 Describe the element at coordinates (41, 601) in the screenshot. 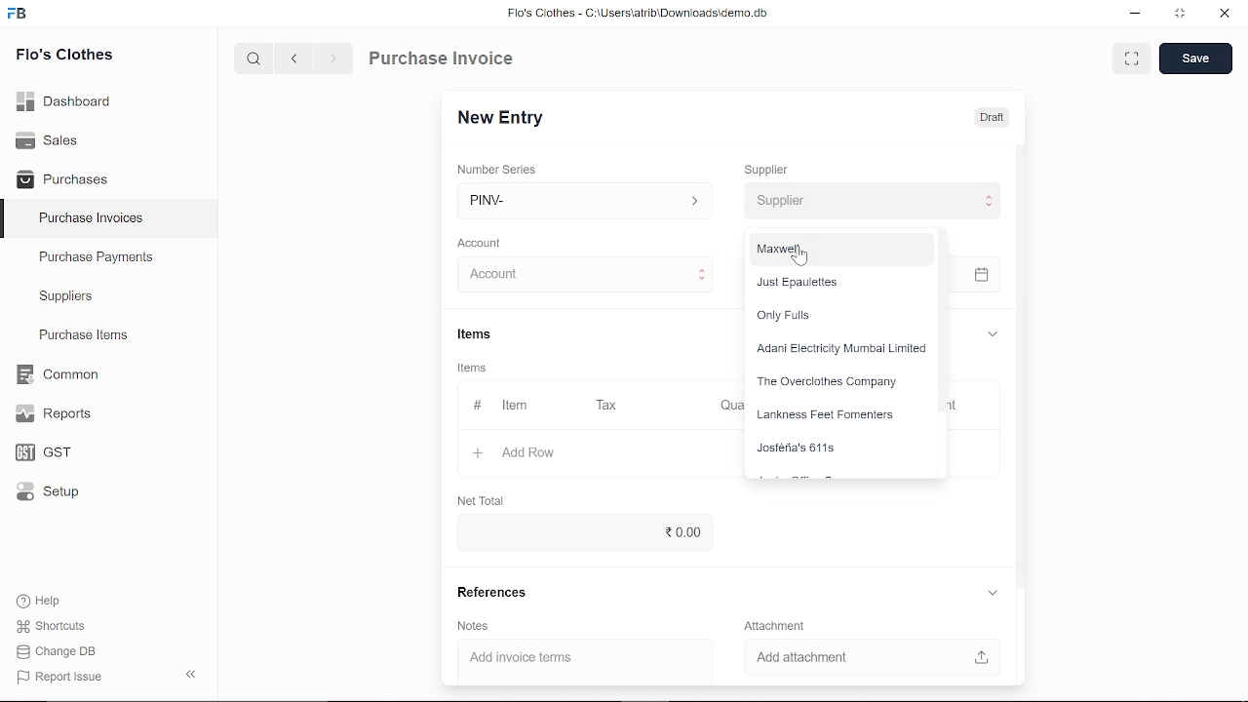

I see `Help` at that location.